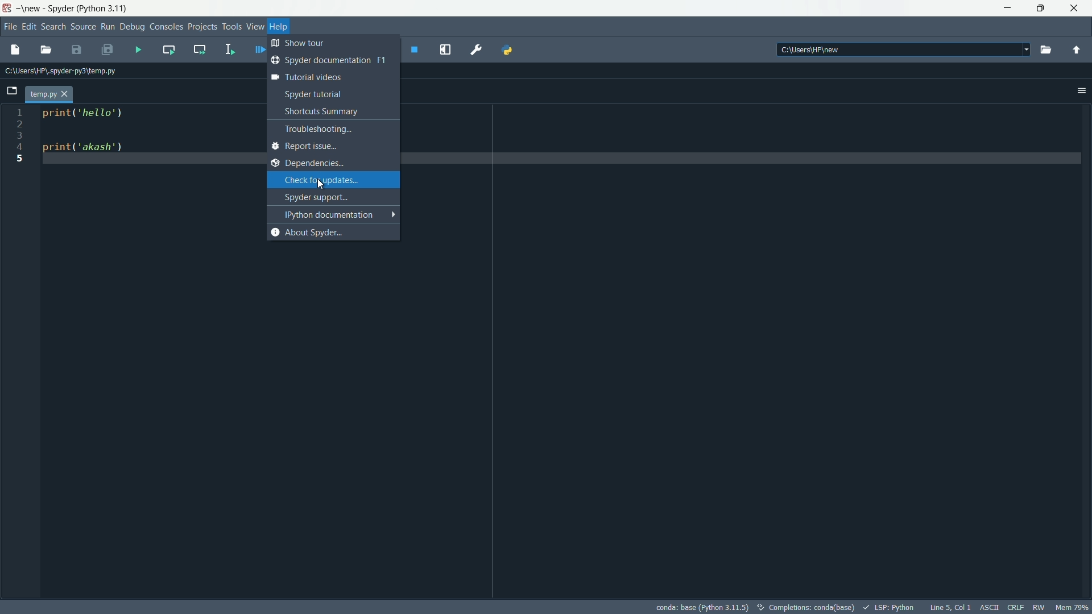 The image size is (1092, 614). What do you see at coordinates (900, 51) in the screenshot?
I see `directory` at bounding box center [900, 51].